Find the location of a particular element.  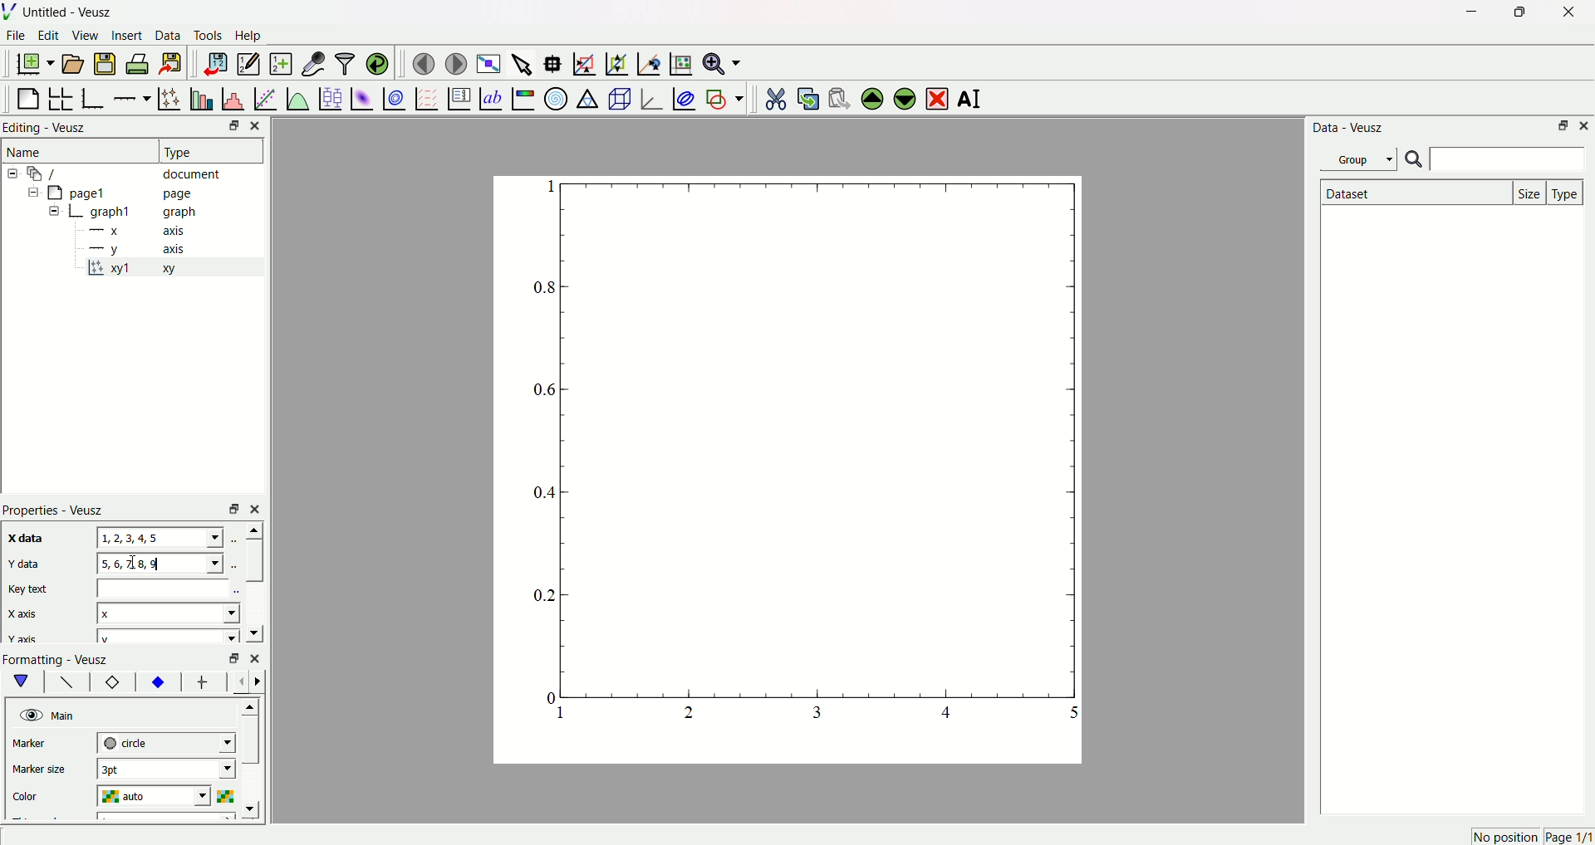

cut the widgets is located at coordinates (775, 96).